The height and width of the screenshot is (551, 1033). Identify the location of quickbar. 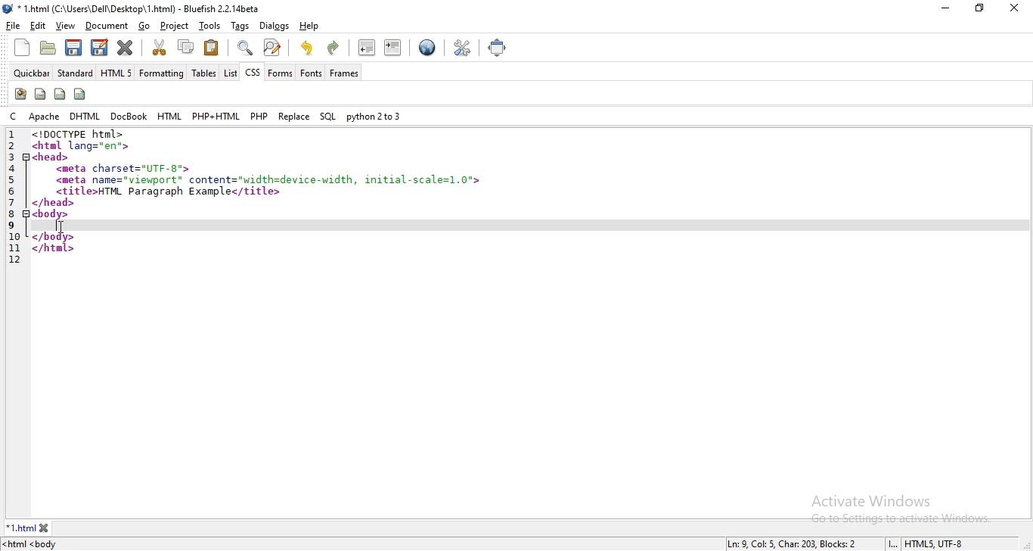
(30, 73).